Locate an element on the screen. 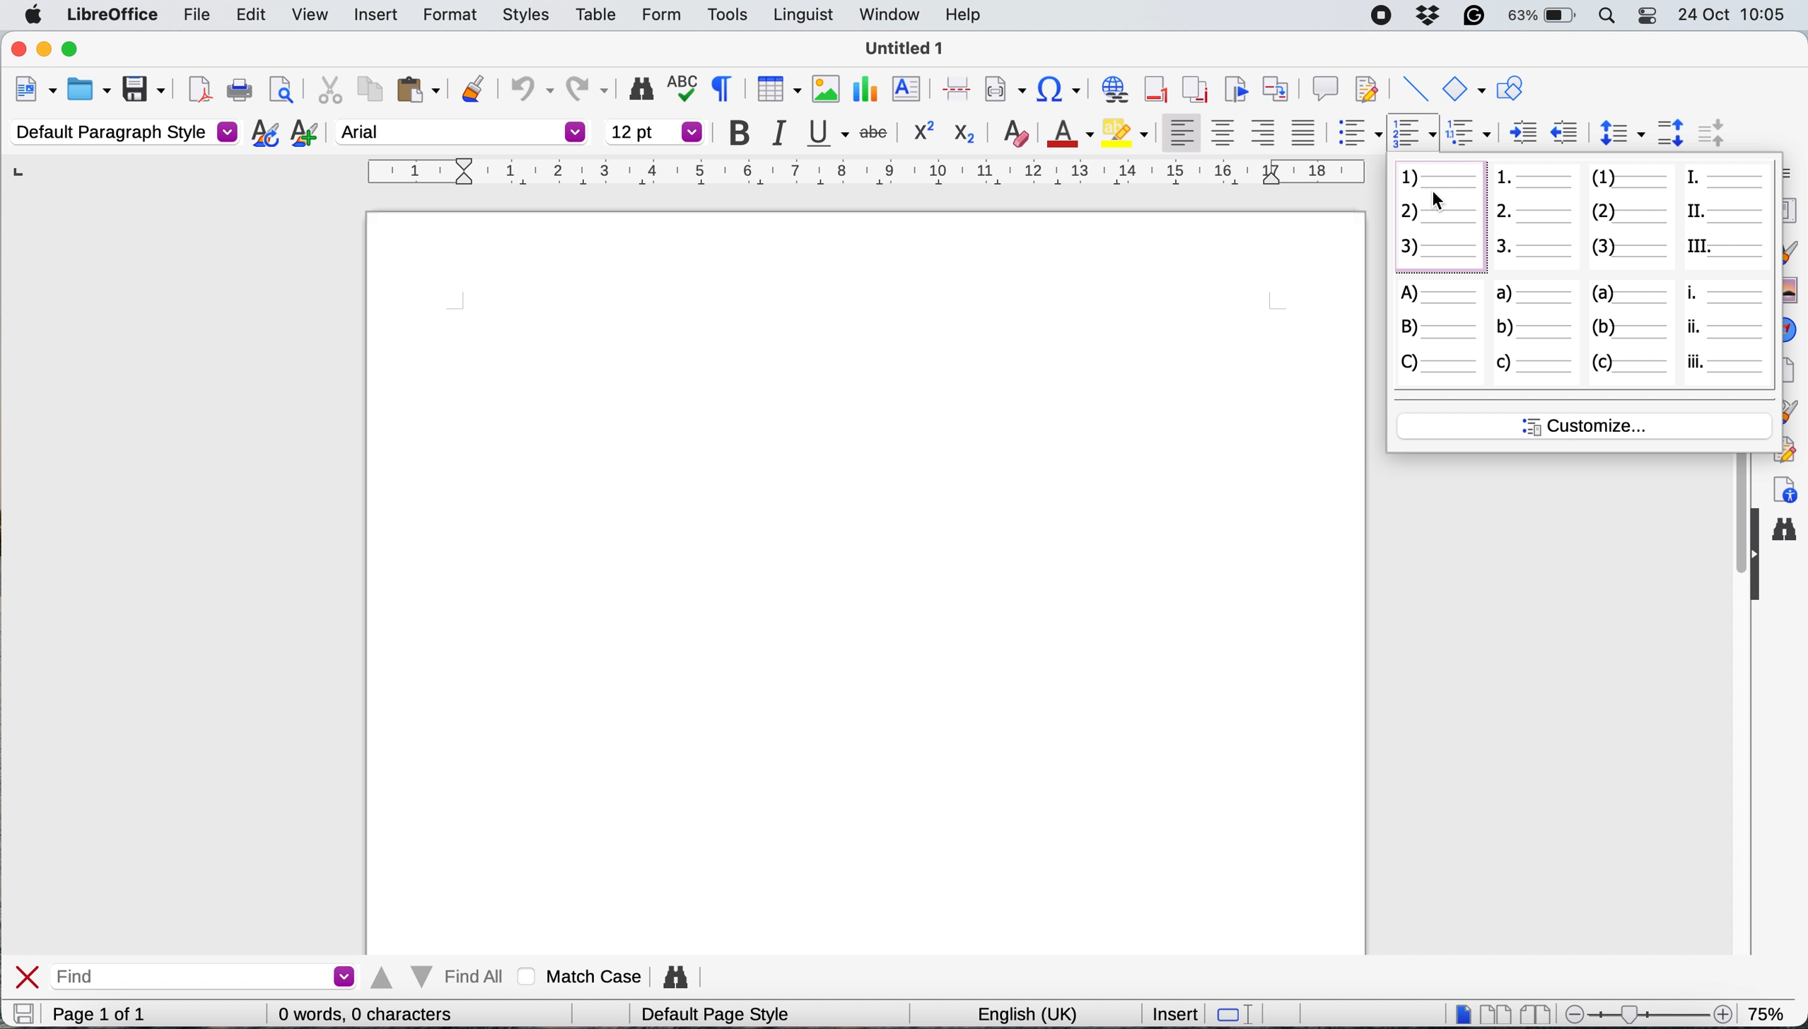  copy is located at coordinates (368, 88).